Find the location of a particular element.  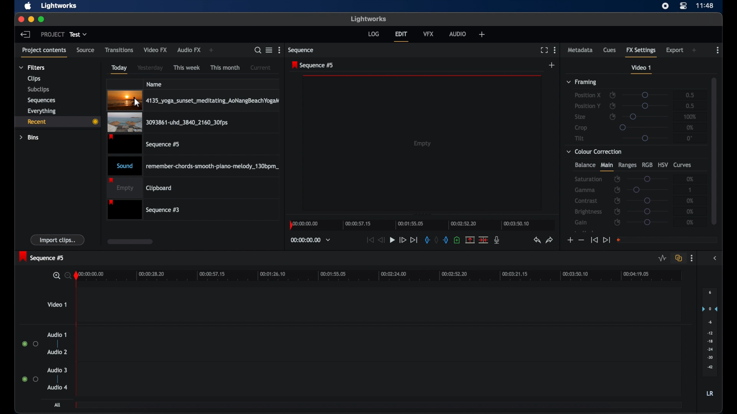

recent is located at coordinates (57, 122).